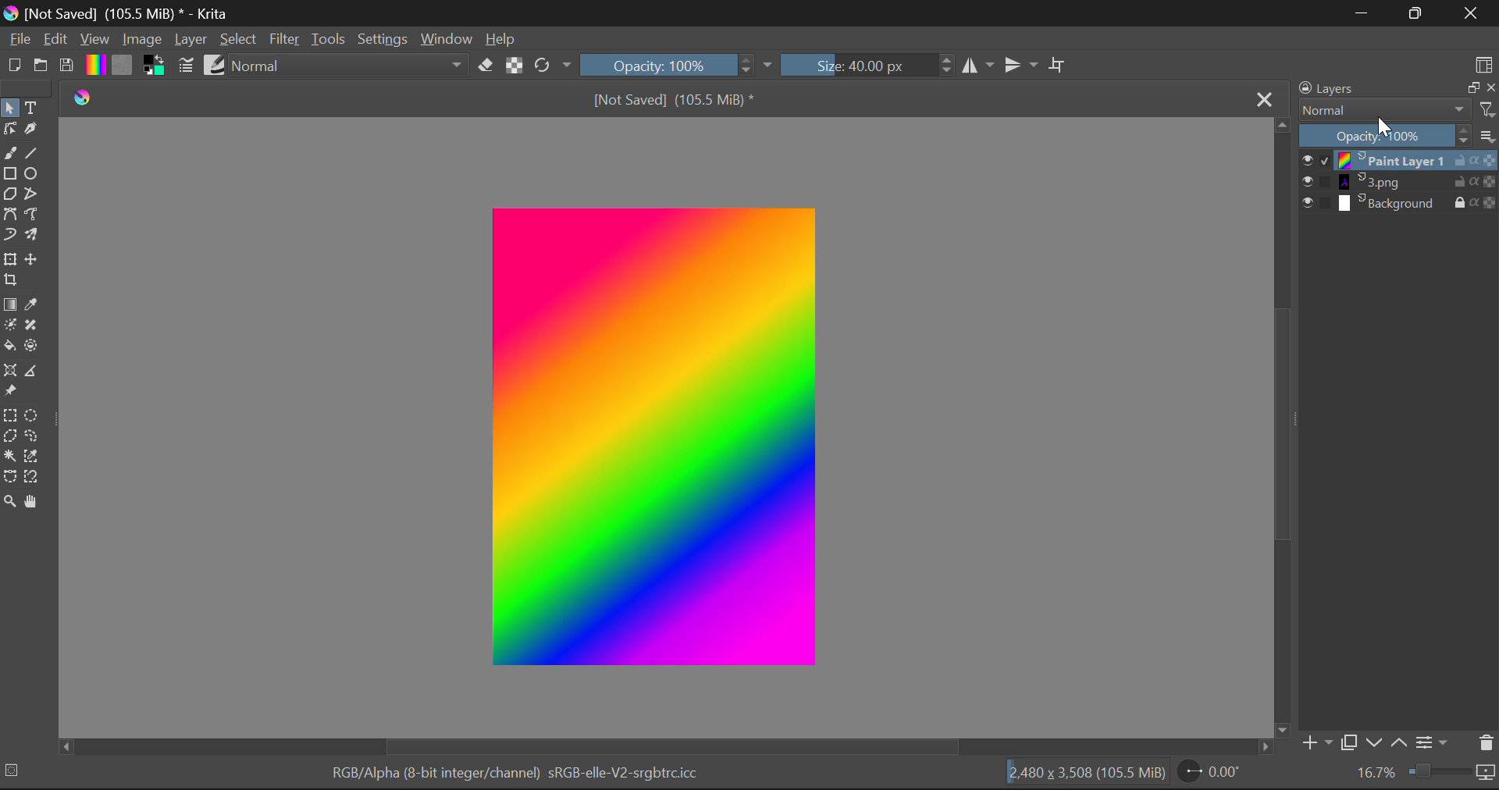  I want to click on Zoom slider, so click(1451, 771).